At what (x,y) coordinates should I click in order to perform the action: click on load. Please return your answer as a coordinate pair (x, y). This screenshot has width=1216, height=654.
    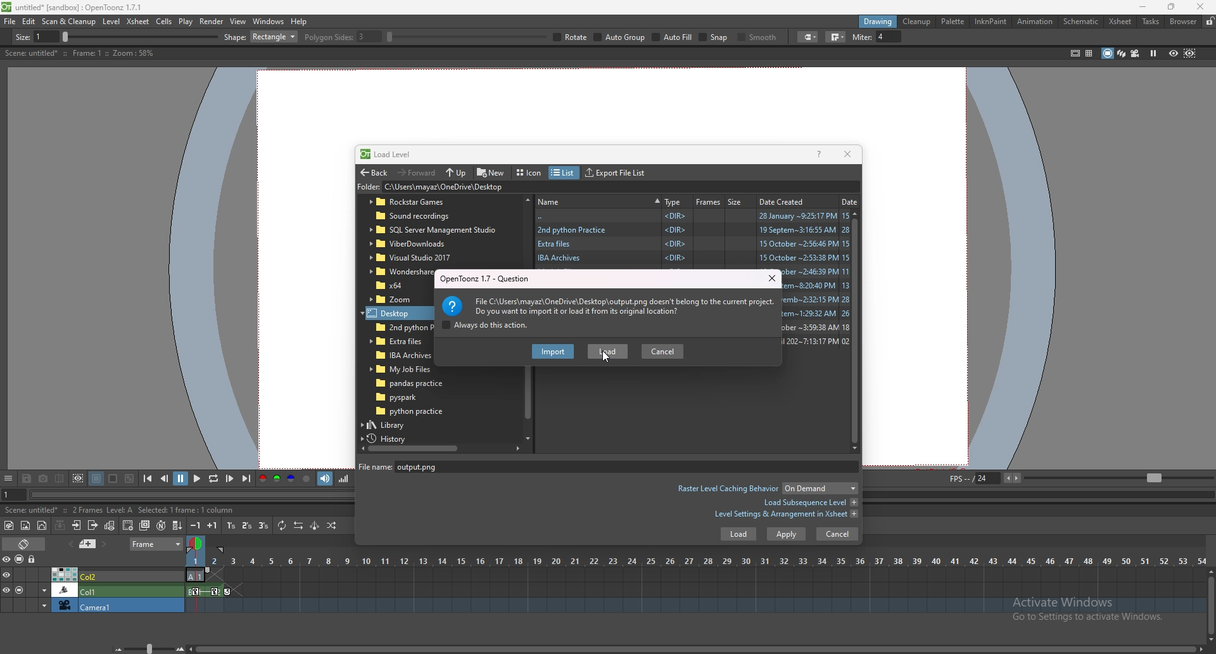
    Looking at the image, I should click on (608, 351).